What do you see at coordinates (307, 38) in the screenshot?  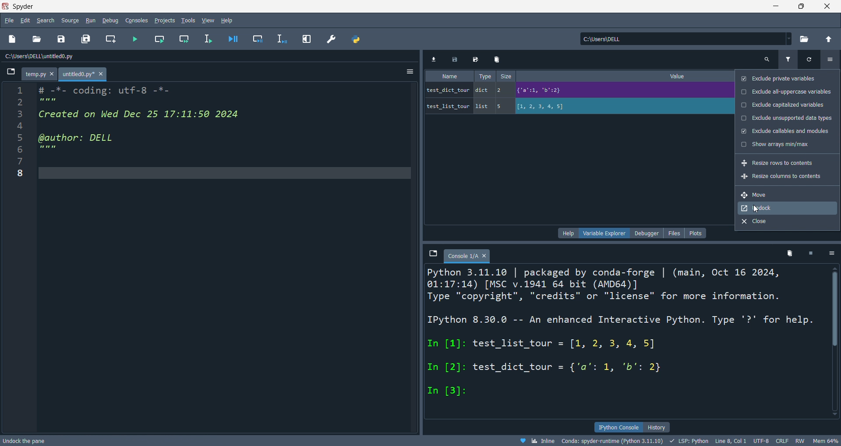 I see `expand pane` at bounding box center [307, 38].